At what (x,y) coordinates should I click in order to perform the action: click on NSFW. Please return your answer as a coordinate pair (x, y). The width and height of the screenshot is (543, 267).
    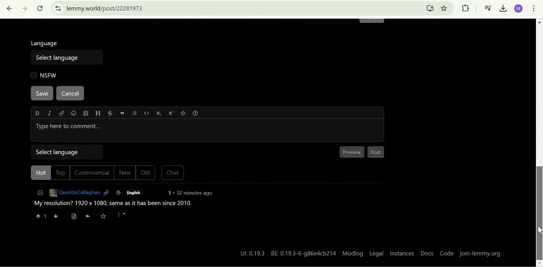
    Looking at the image, I should click on (43, 75).